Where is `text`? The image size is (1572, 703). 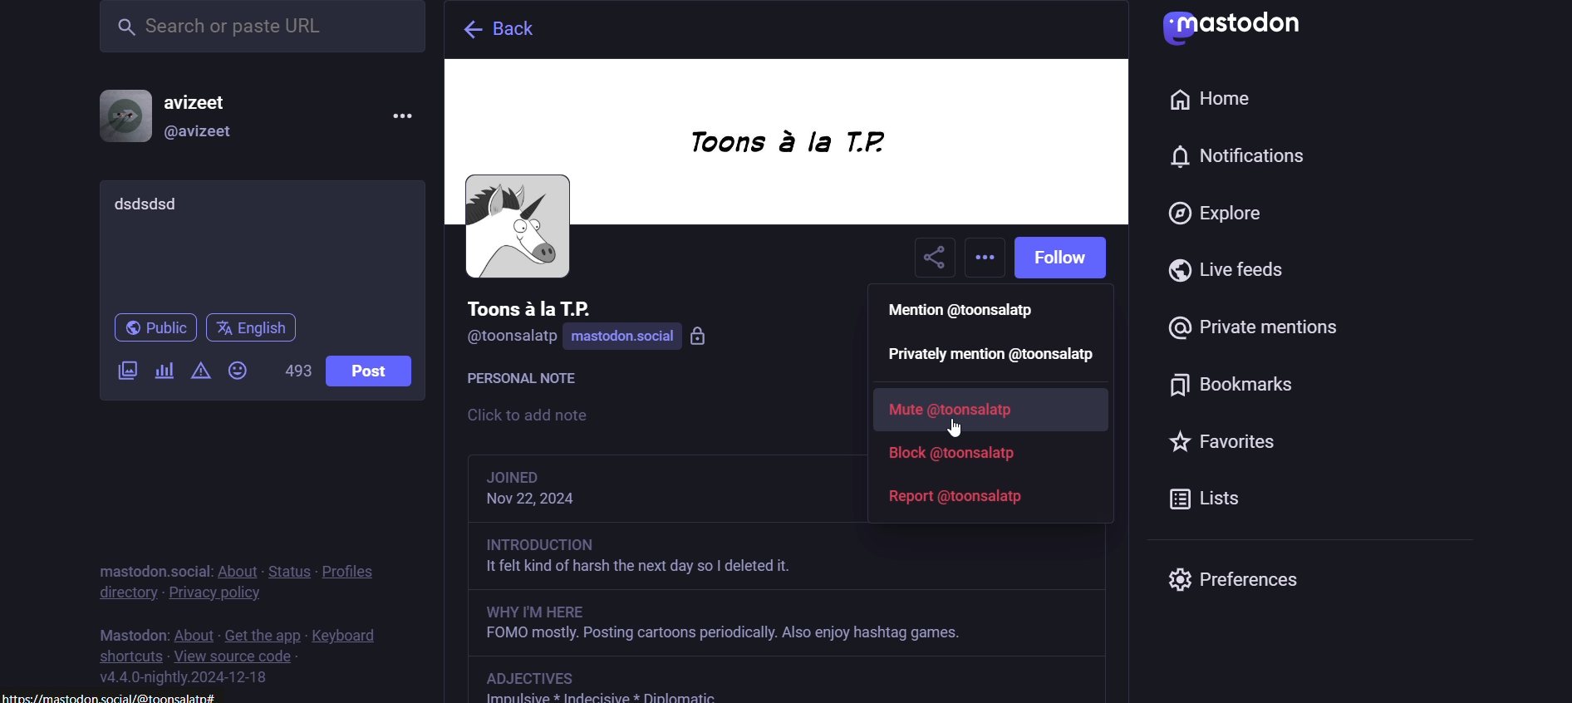 text is located at coordinates (150, 561).